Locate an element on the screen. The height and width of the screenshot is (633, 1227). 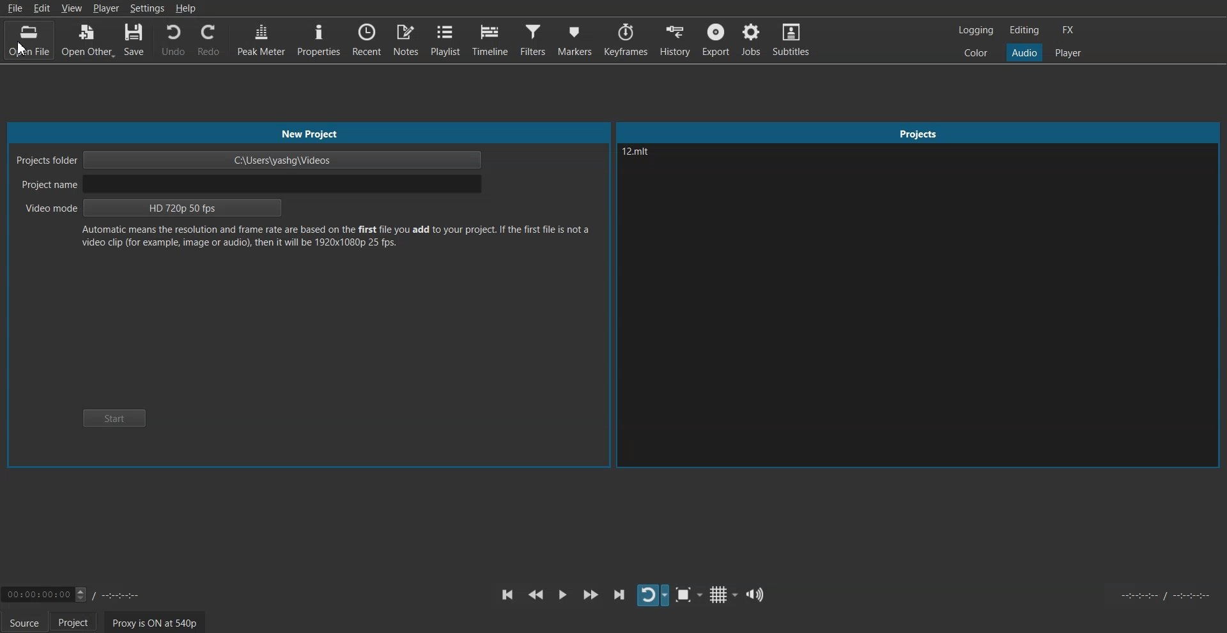
Toggle player looping is located at coordinates (653, 595).